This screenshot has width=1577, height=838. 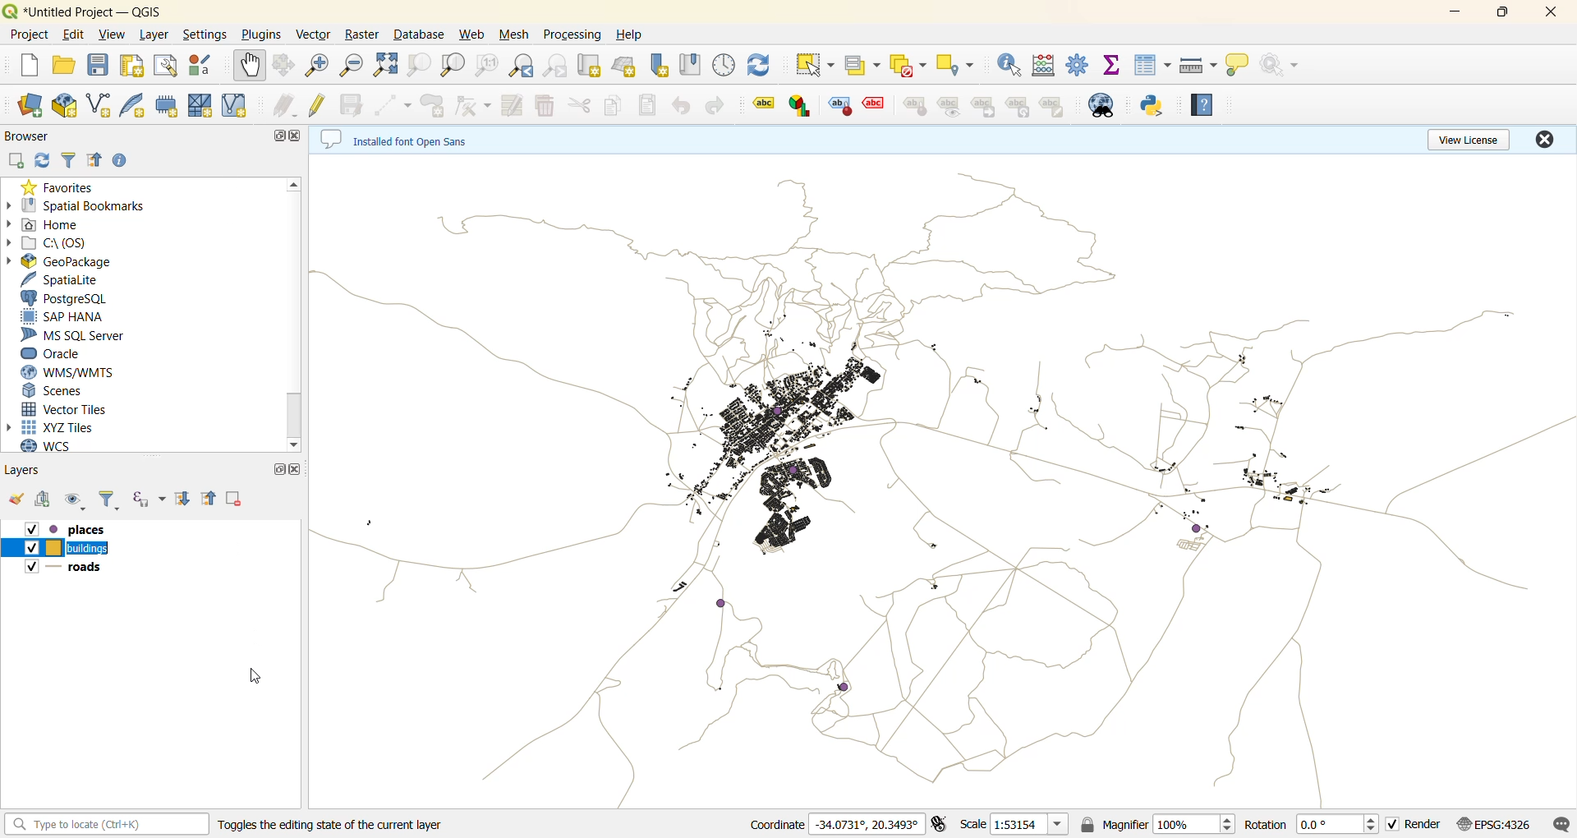 I want to click on layers, so click(x=30, y=471).